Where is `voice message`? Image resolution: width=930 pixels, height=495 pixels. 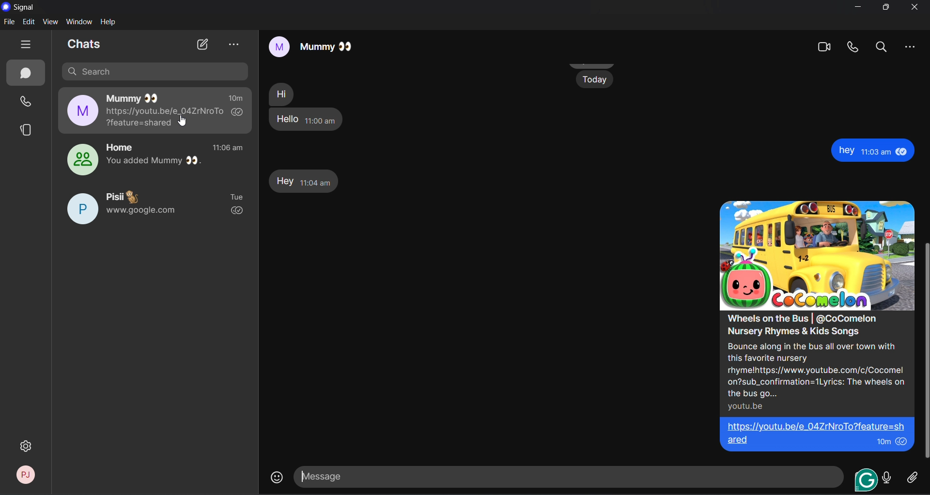
voice message is located at coordinates (890, 480).